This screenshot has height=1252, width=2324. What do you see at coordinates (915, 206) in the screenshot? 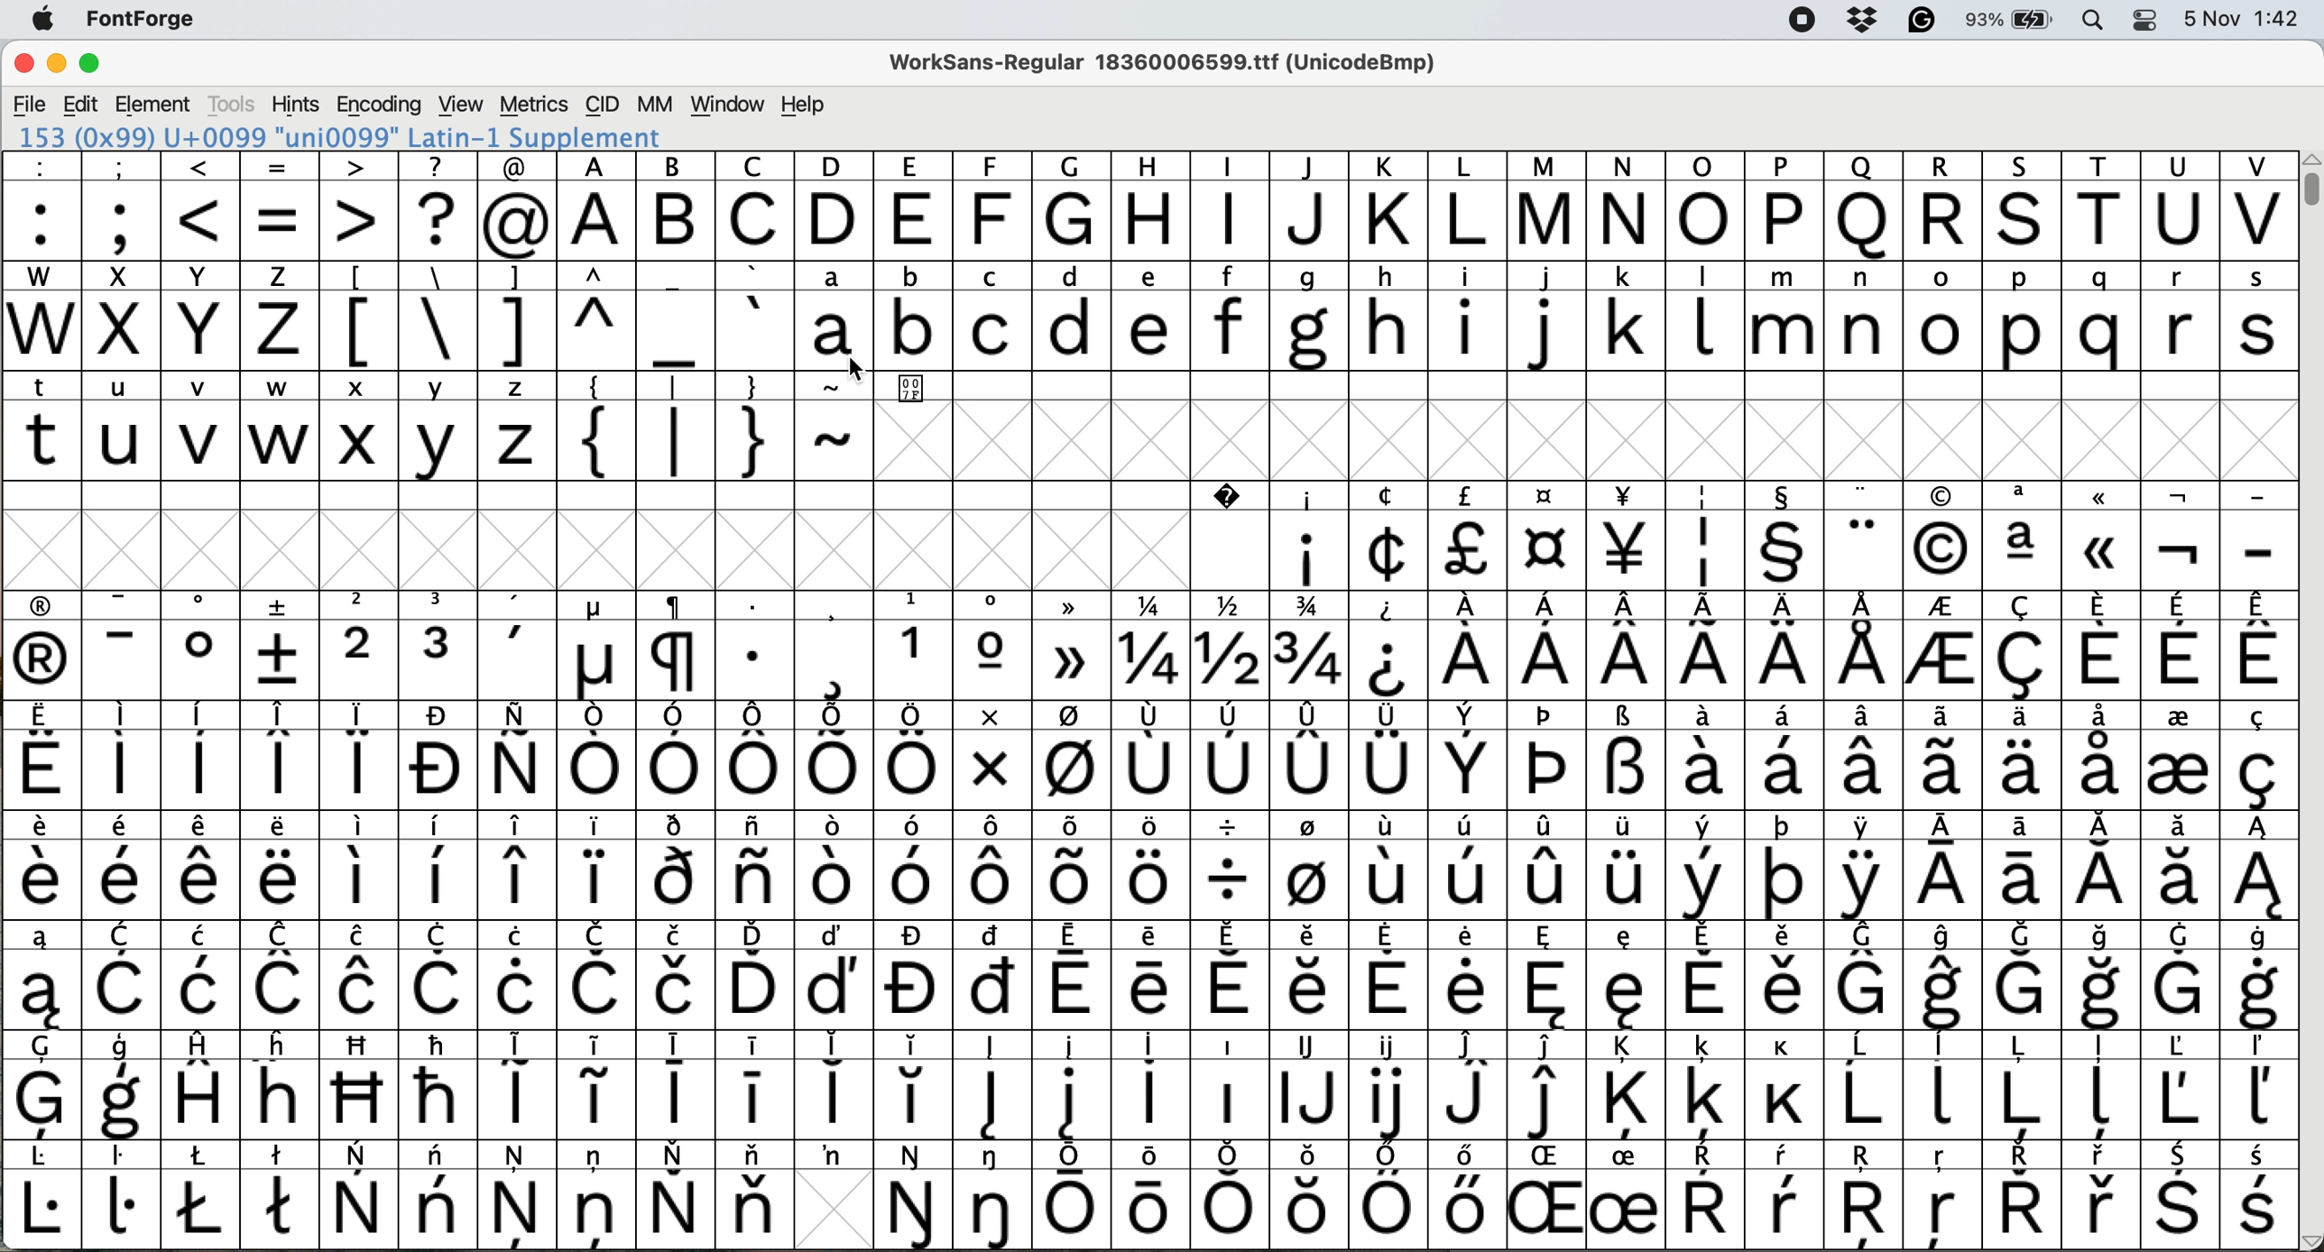
I see `E` at bounding box center [915, 206].